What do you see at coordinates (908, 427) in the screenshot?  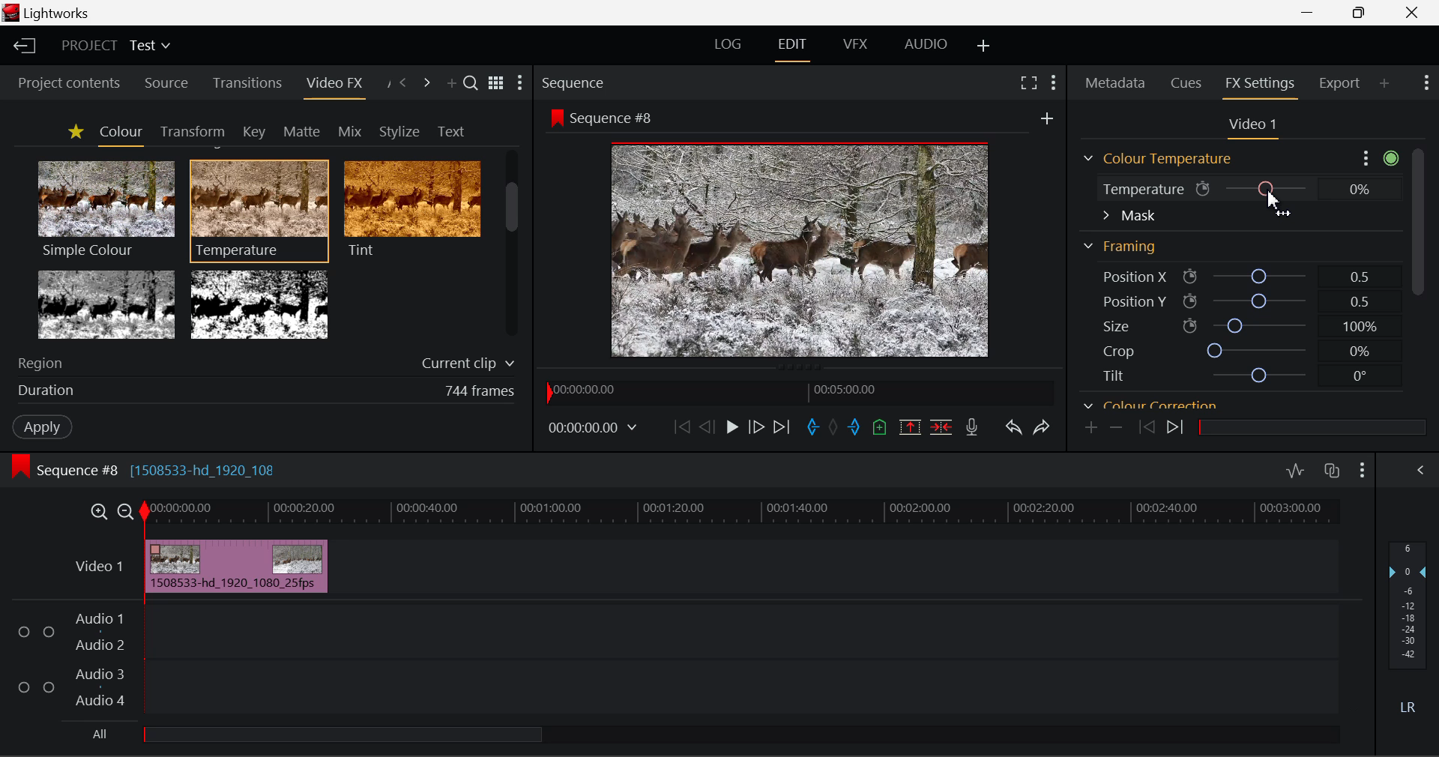 I see `Remove marked section` at bounding box center [908, 427].